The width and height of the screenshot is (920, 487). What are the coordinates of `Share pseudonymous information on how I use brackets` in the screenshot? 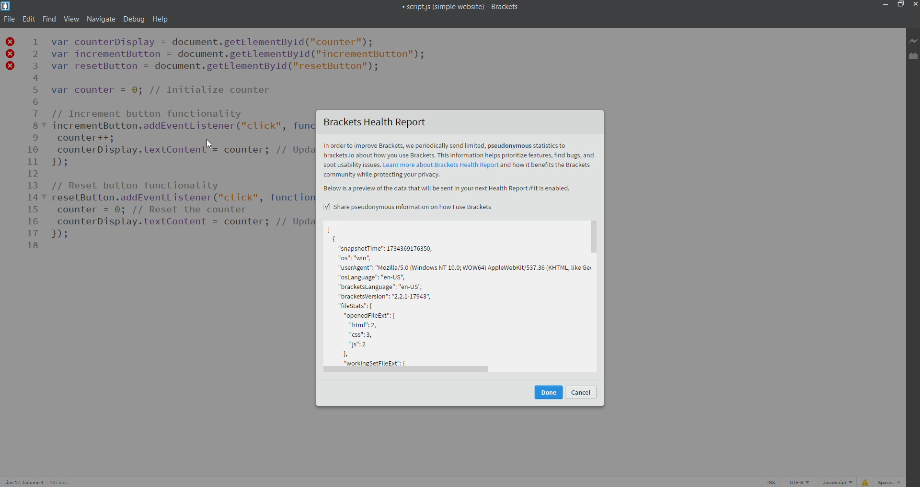 It's located at (409, 206).